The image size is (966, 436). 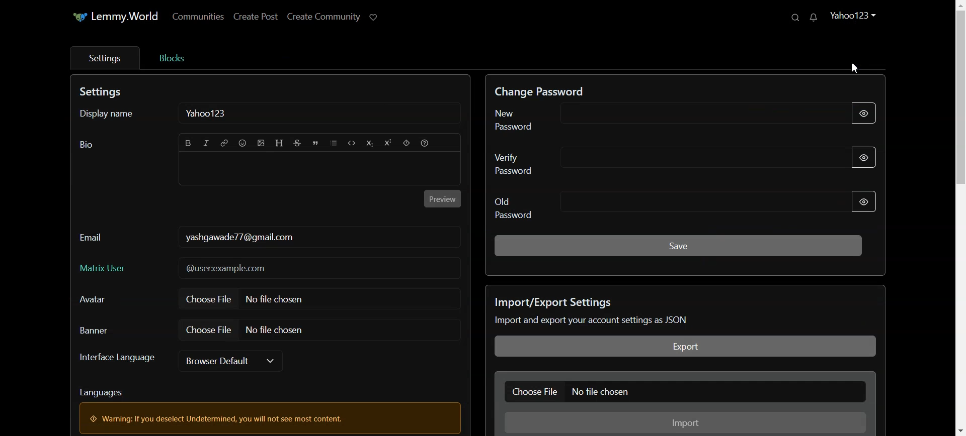 I want to click on Avatar, so click(x=96, y=299).